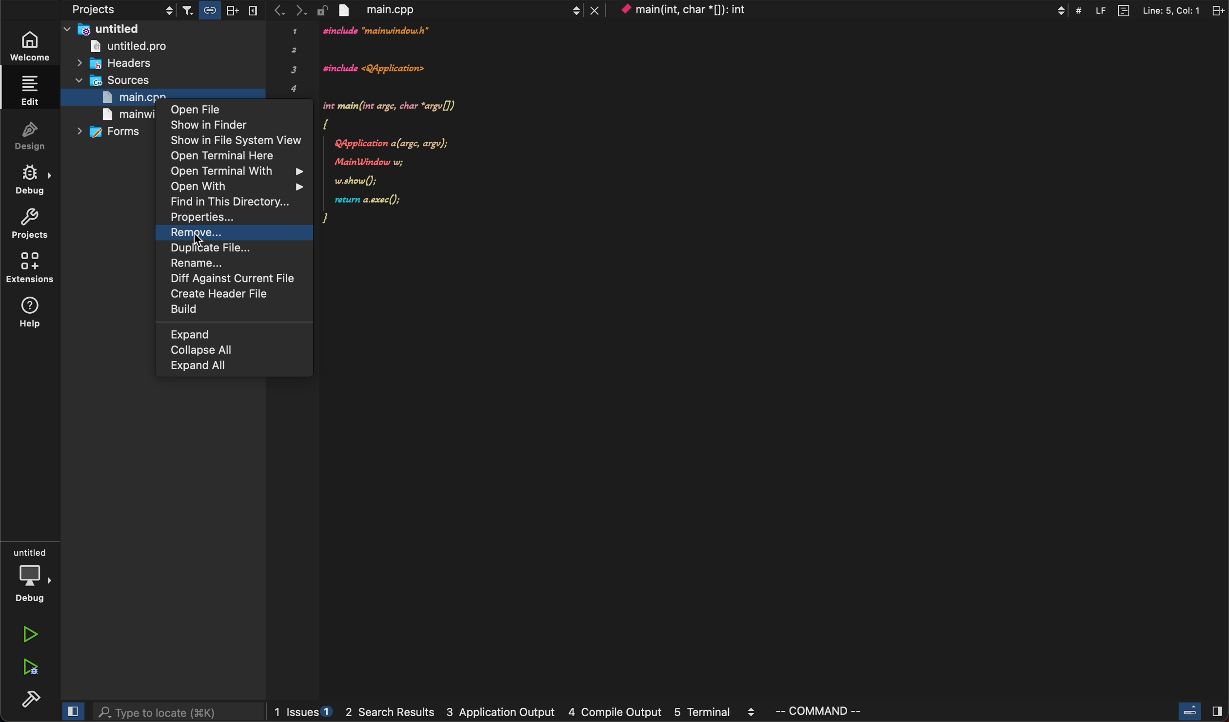  I want to click on run, so click(29, 636).